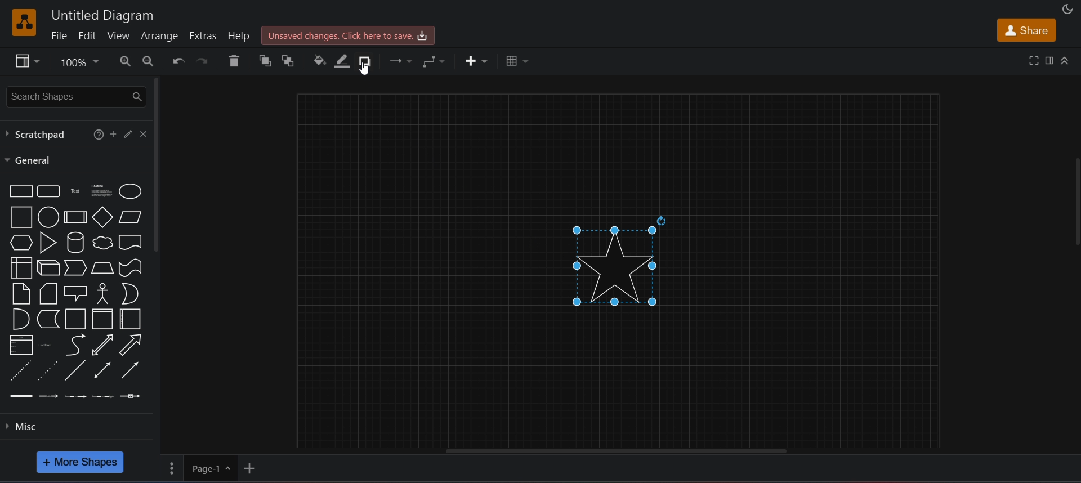 The width and height of the screenshot is (1081, 483). Describe the element at coordinates (346, 36) in the screenshot. I see `click here to save` at that location.